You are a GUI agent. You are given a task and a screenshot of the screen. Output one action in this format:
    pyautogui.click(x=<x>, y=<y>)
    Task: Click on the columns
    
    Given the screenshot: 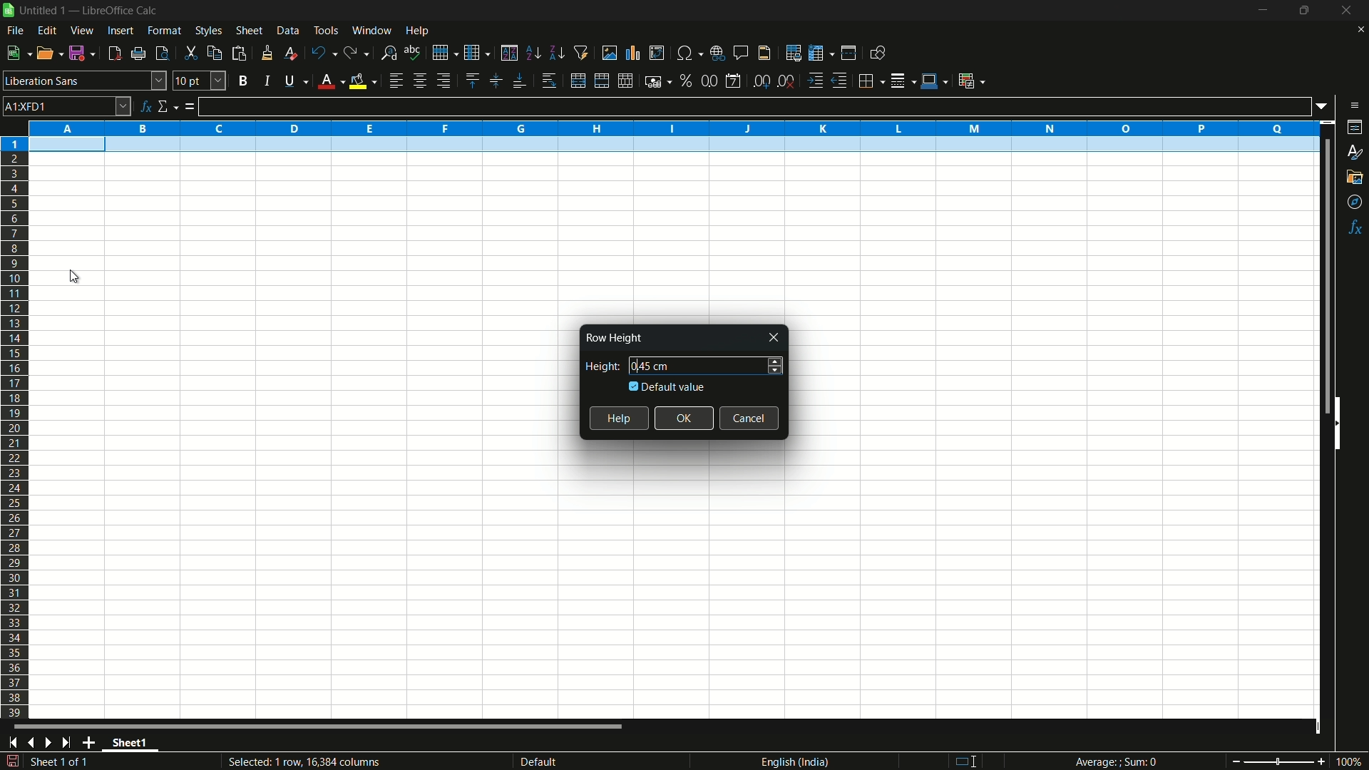 What is the action you would take?
    pyautogui.click(x=673, y=127)
    